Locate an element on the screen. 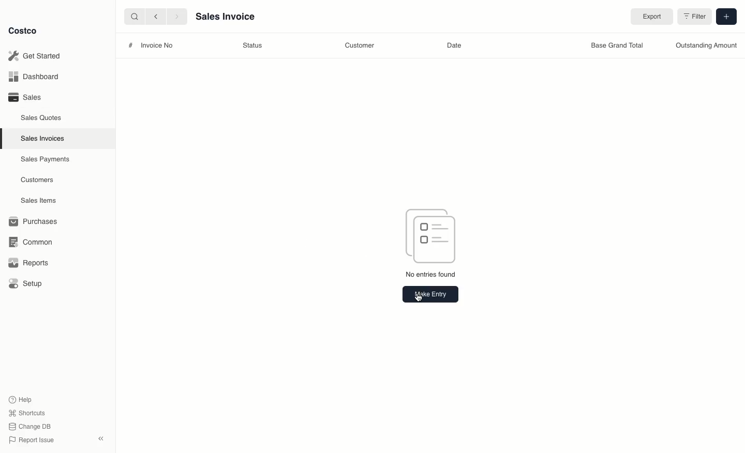  Change DB is located at coordinates (31, 425).